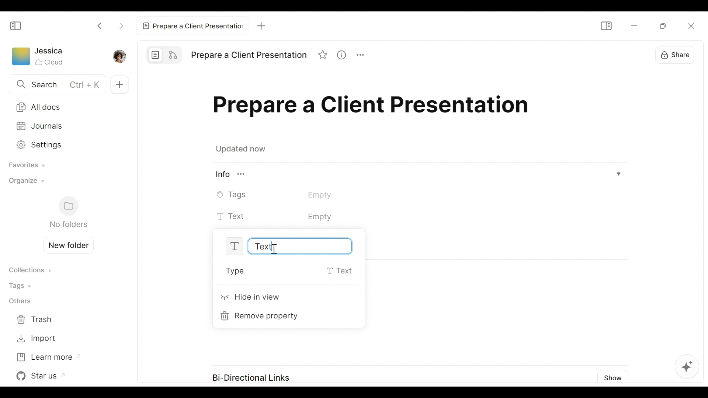 The height and width of the screenshot is (398, 708). What do you see at coordinates (24, 166) in the screenshot?
I see `Favorites` at bounding box center [24, 166].